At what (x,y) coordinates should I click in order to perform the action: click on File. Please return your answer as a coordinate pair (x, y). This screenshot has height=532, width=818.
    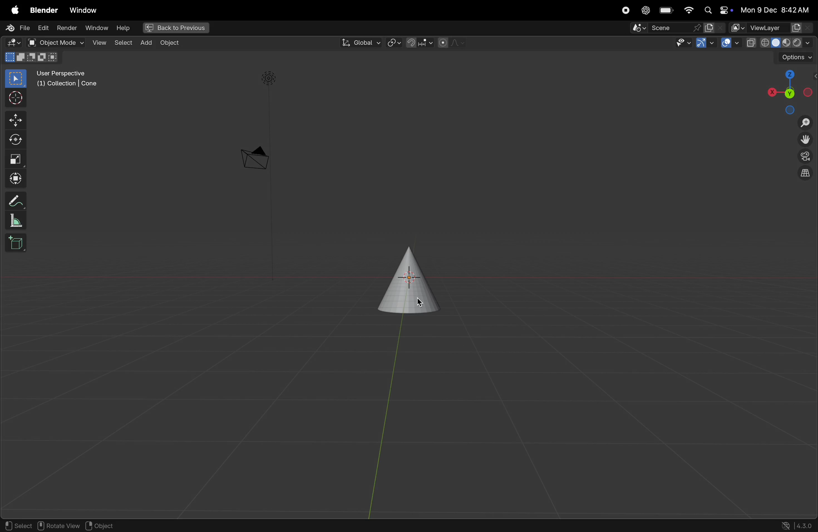
    Looking at the image, I should click on (17, 27).